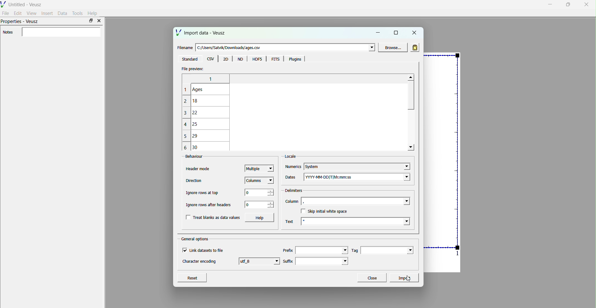 The width and height of the screenshot is (596, 308). Describe the element at coordinates (184, 48) in the screenshot. I see `Filename` at that location.